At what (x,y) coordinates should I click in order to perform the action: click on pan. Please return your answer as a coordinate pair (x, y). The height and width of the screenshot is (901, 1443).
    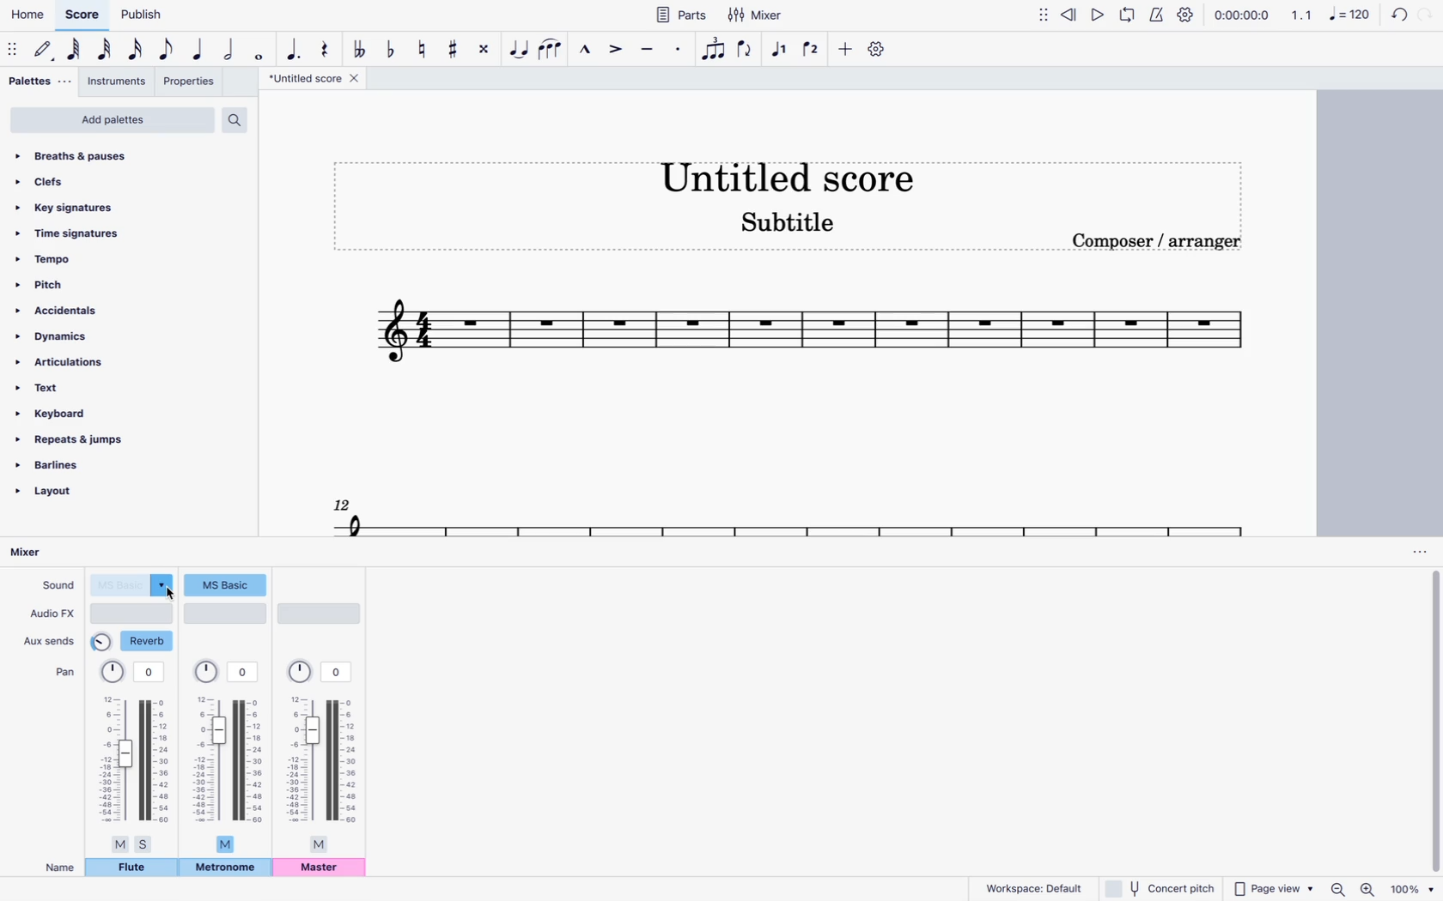
    Looking at the image, I should click on (64, 670).